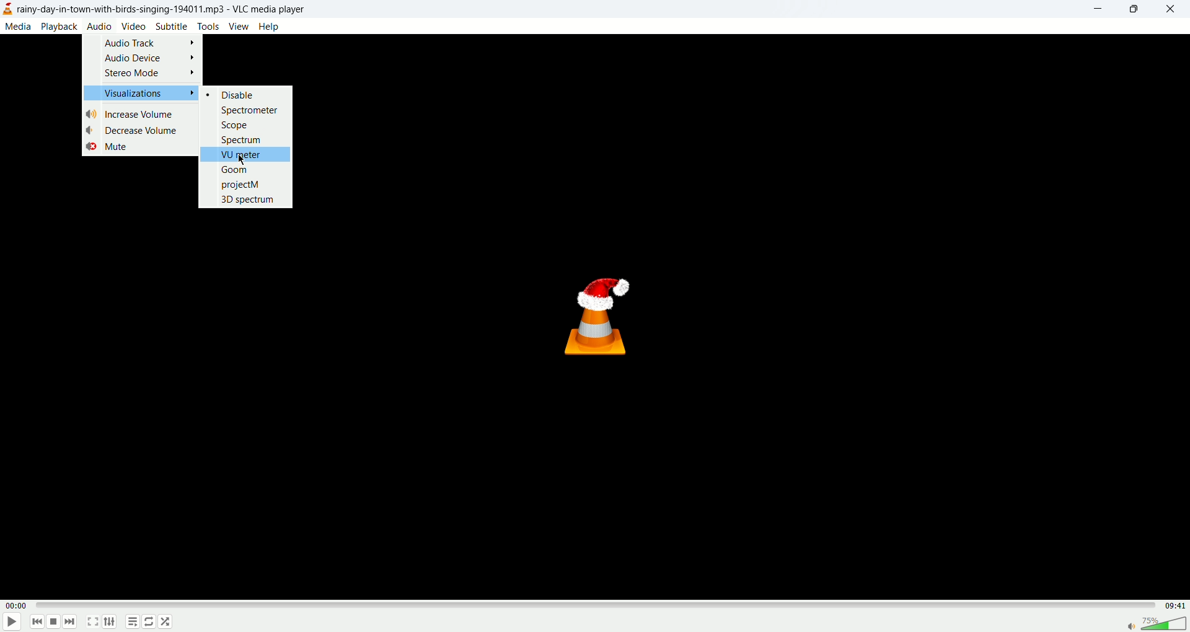 This screenshot has height=632, width=1190. I want to click on volume bar, so click(1155, 623).